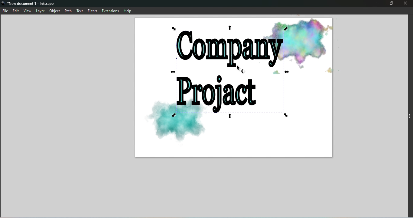 The height and width of the screenshot is (218, 413). What do you see at coordinates (68, 11) in the screenshot?
I see `Path` at bounding box center [68, 11].